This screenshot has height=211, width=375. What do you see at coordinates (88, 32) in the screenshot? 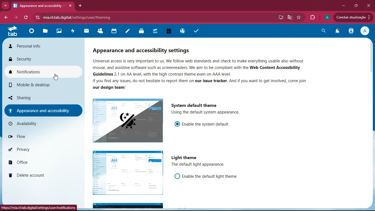
I see `mail` at bounding box center [88, 32].